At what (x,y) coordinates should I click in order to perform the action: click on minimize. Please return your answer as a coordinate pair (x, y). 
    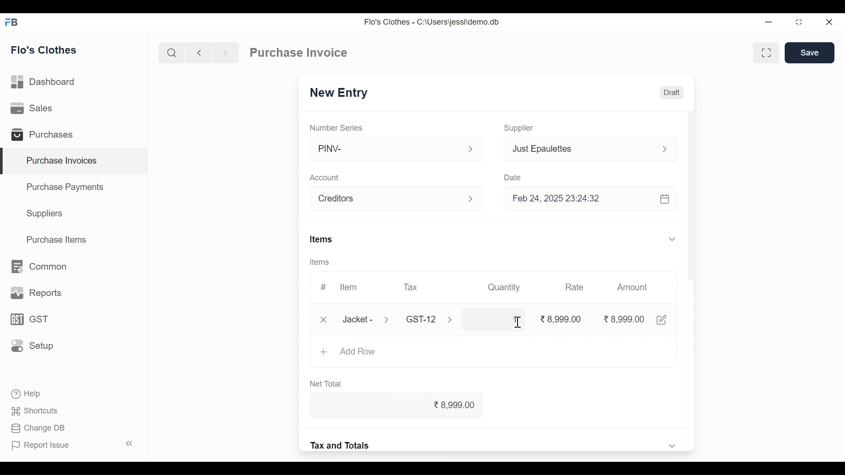
    Looking at the image, I should click on (769, 22).